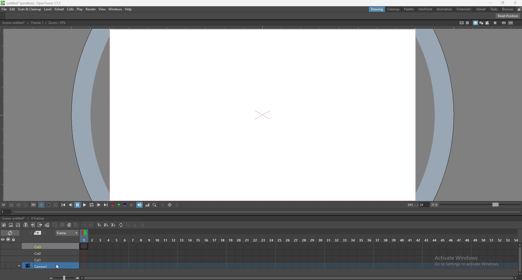  Describe the element at coordinates (91, 225) in the screenshot. I see `increase step` at that location.